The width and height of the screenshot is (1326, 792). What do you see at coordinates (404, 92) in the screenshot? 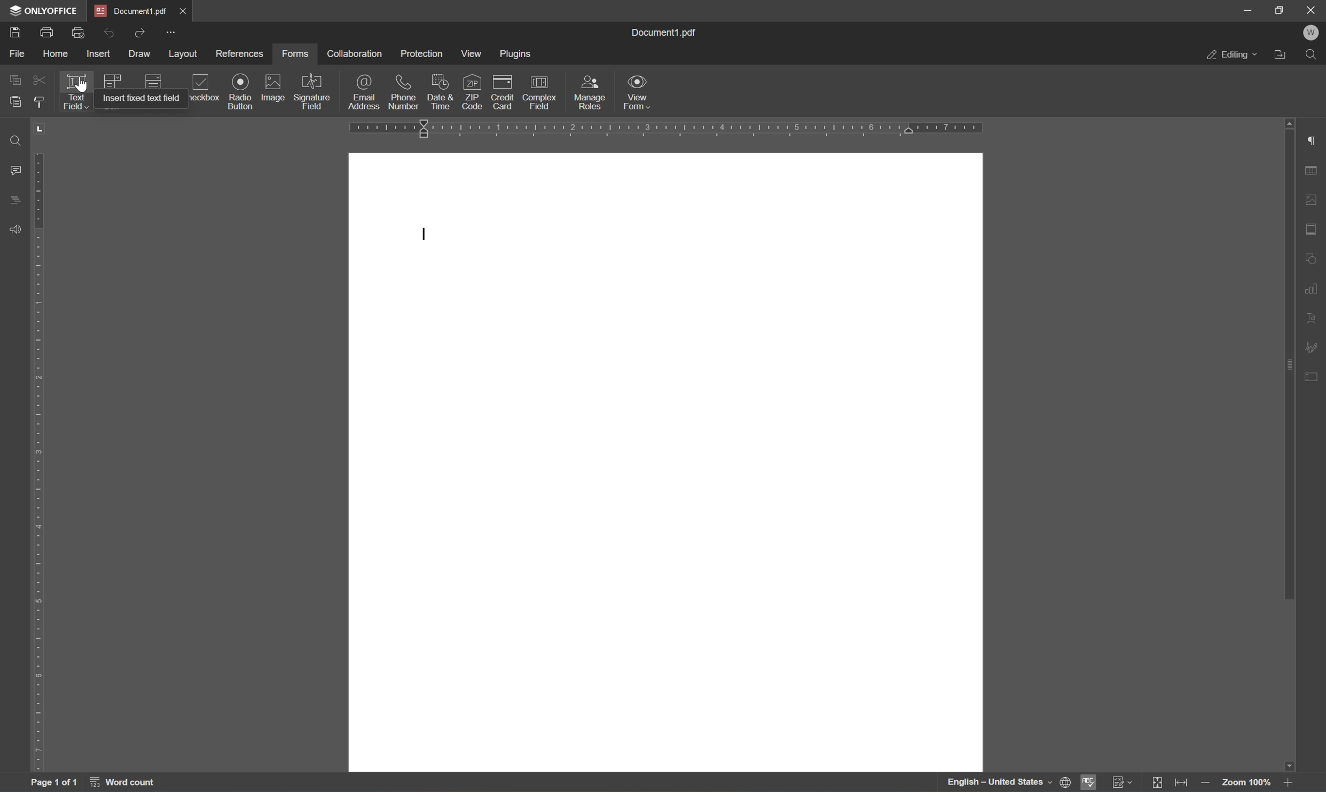
I see `phone number` at bounding box center [404, 92].